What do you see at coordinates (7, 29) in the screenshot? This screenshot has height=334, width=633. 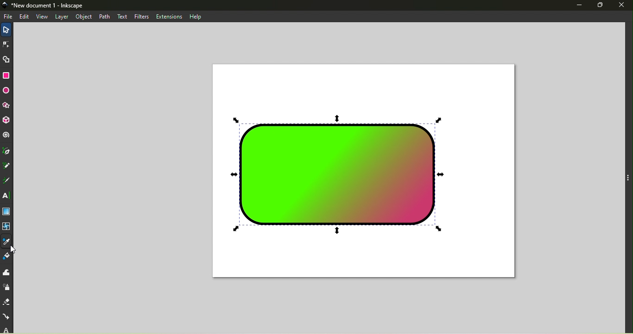 I see `Selector tool` at bounding box center [7, 29].